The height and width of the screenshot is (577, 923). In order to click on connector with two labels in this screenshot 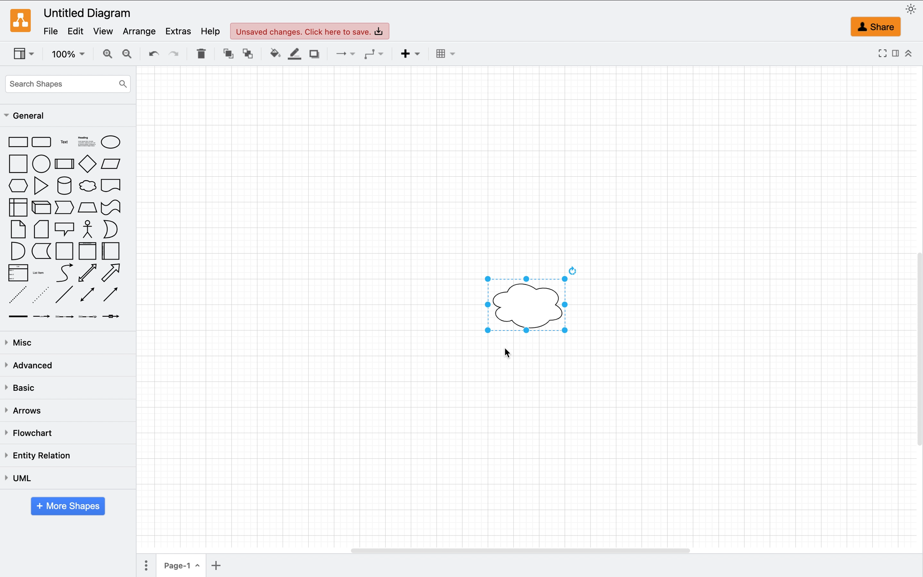, I will do `click(67, 316)`.